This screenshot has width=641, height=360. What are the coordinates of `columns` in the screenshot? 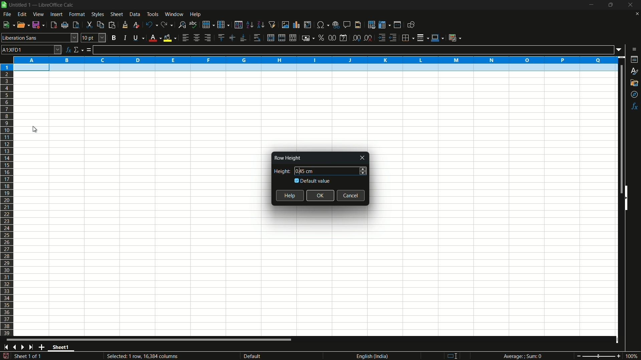 It's located at (315, 59).